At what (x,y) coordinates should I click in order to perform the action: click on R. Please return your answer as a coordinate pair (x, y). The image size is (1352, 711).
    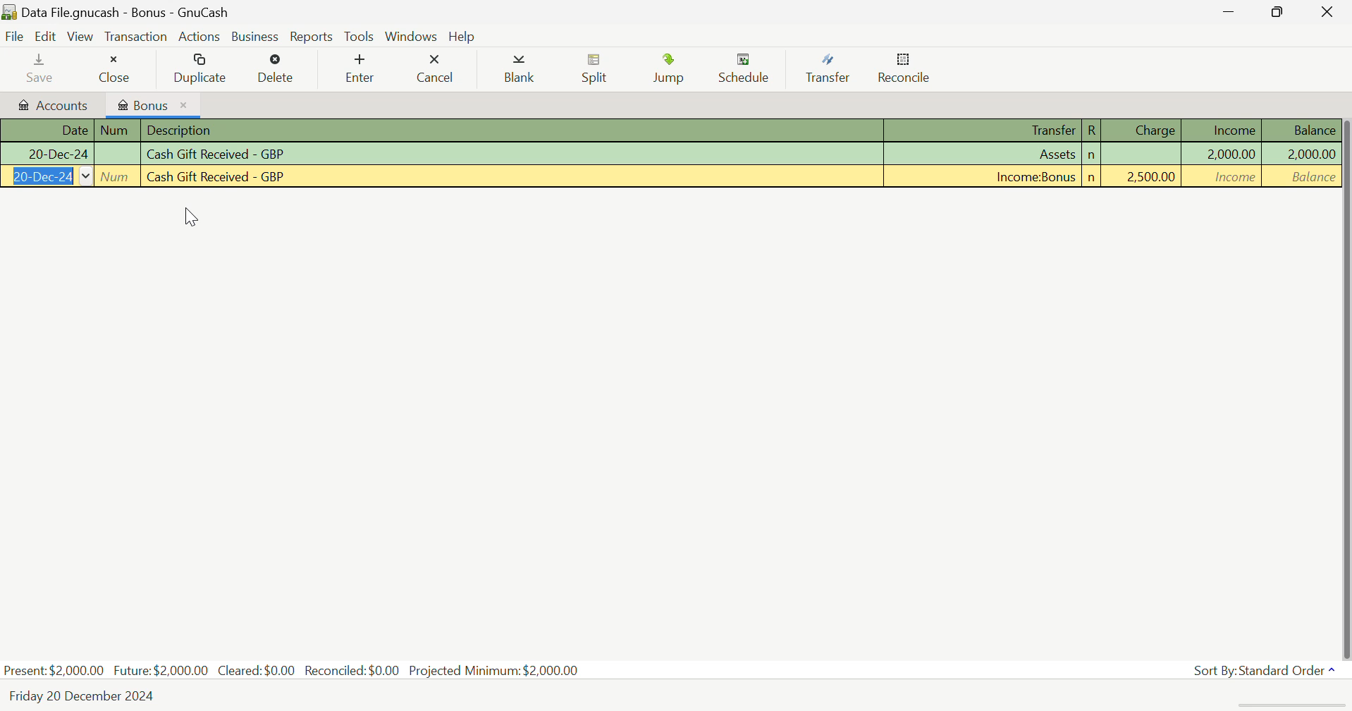
    Looking at the image, I should click on (1091, 130).